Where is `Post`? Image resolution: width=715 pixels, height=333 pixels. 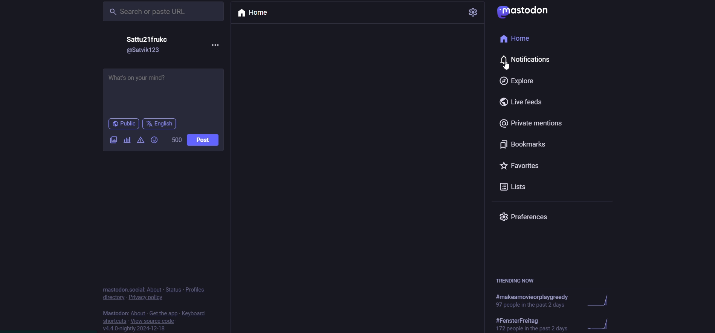 Post is located at coordinates (203, 140).